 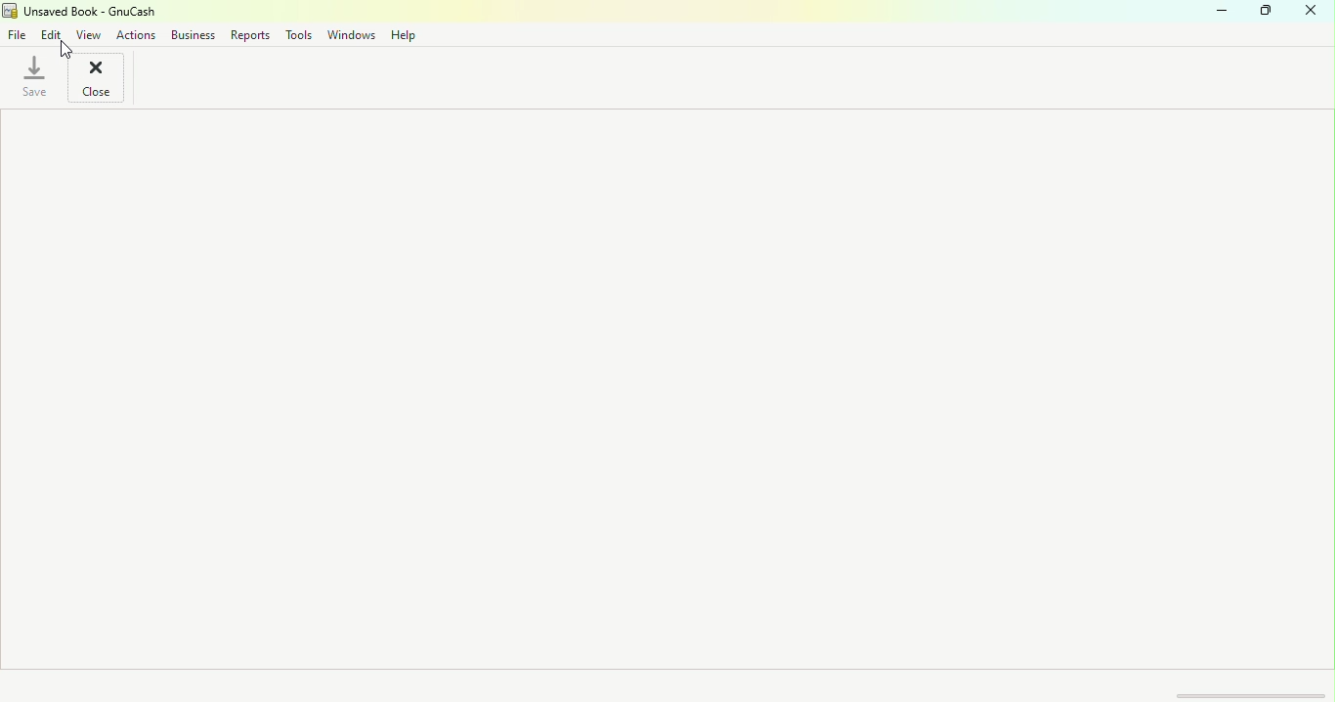 I want to click on Minimize, so click(x=1225, y=11).